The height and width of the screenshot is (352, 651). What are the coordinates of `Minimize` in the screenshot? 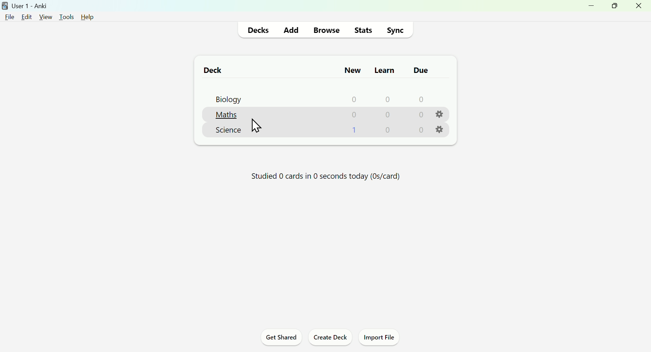 It's located at (589, 8).